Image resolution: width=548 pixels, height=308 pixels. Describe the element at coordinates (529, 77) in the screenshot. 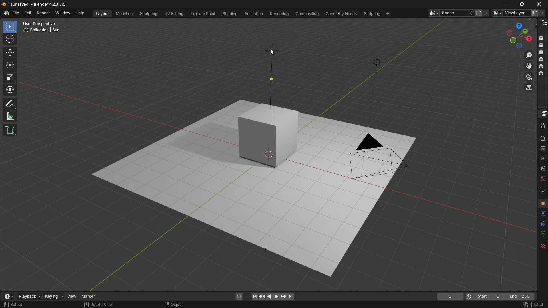

I see `toggle the camera view` at that location.